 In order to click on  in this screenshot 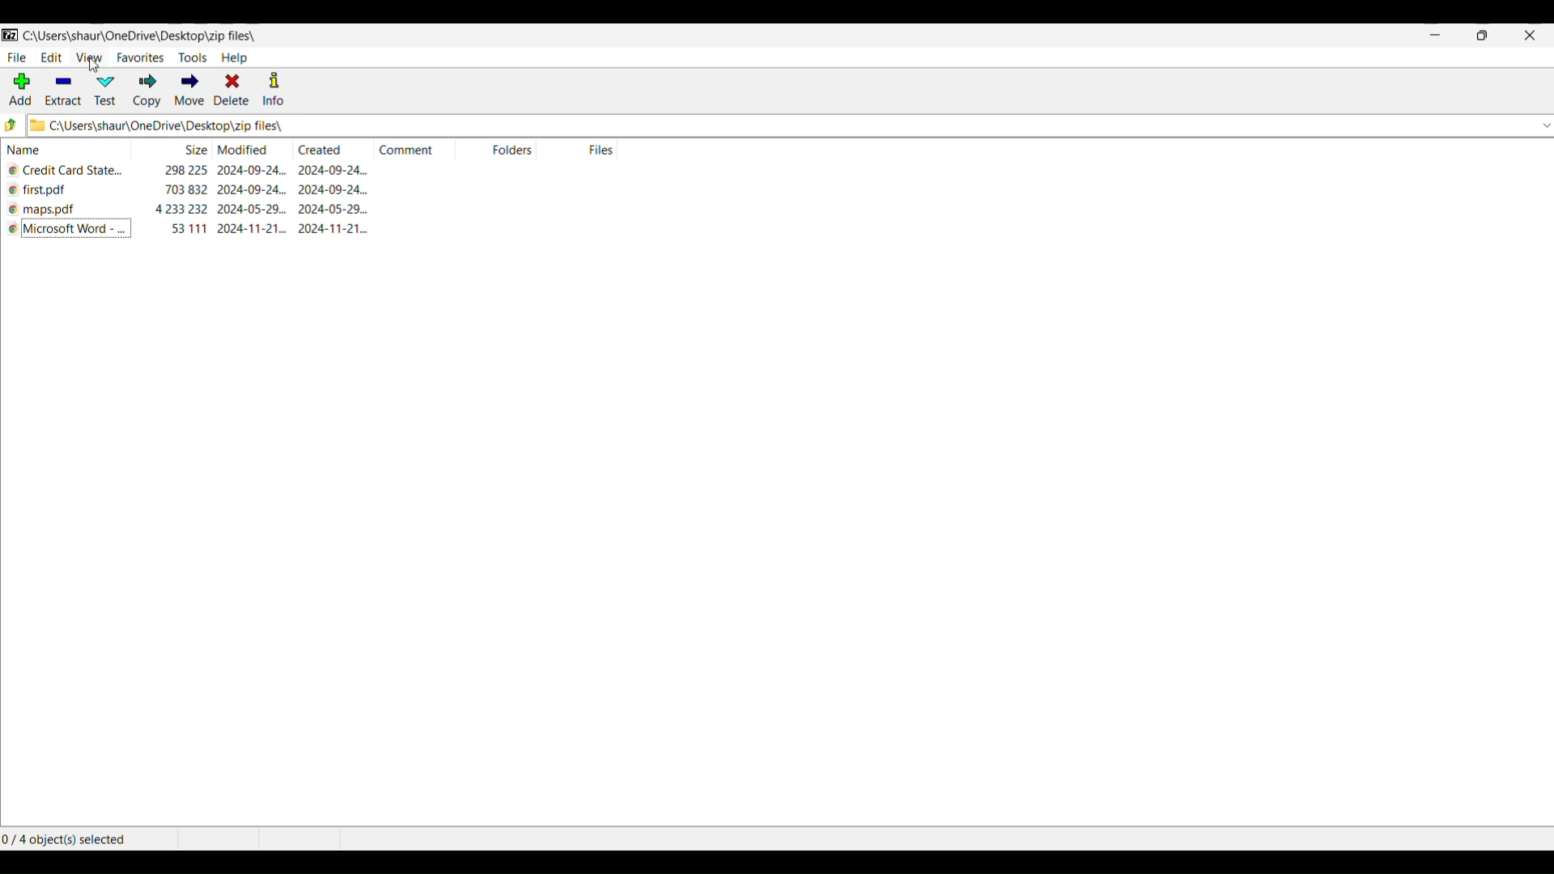, I will do `click(250, 151)`.